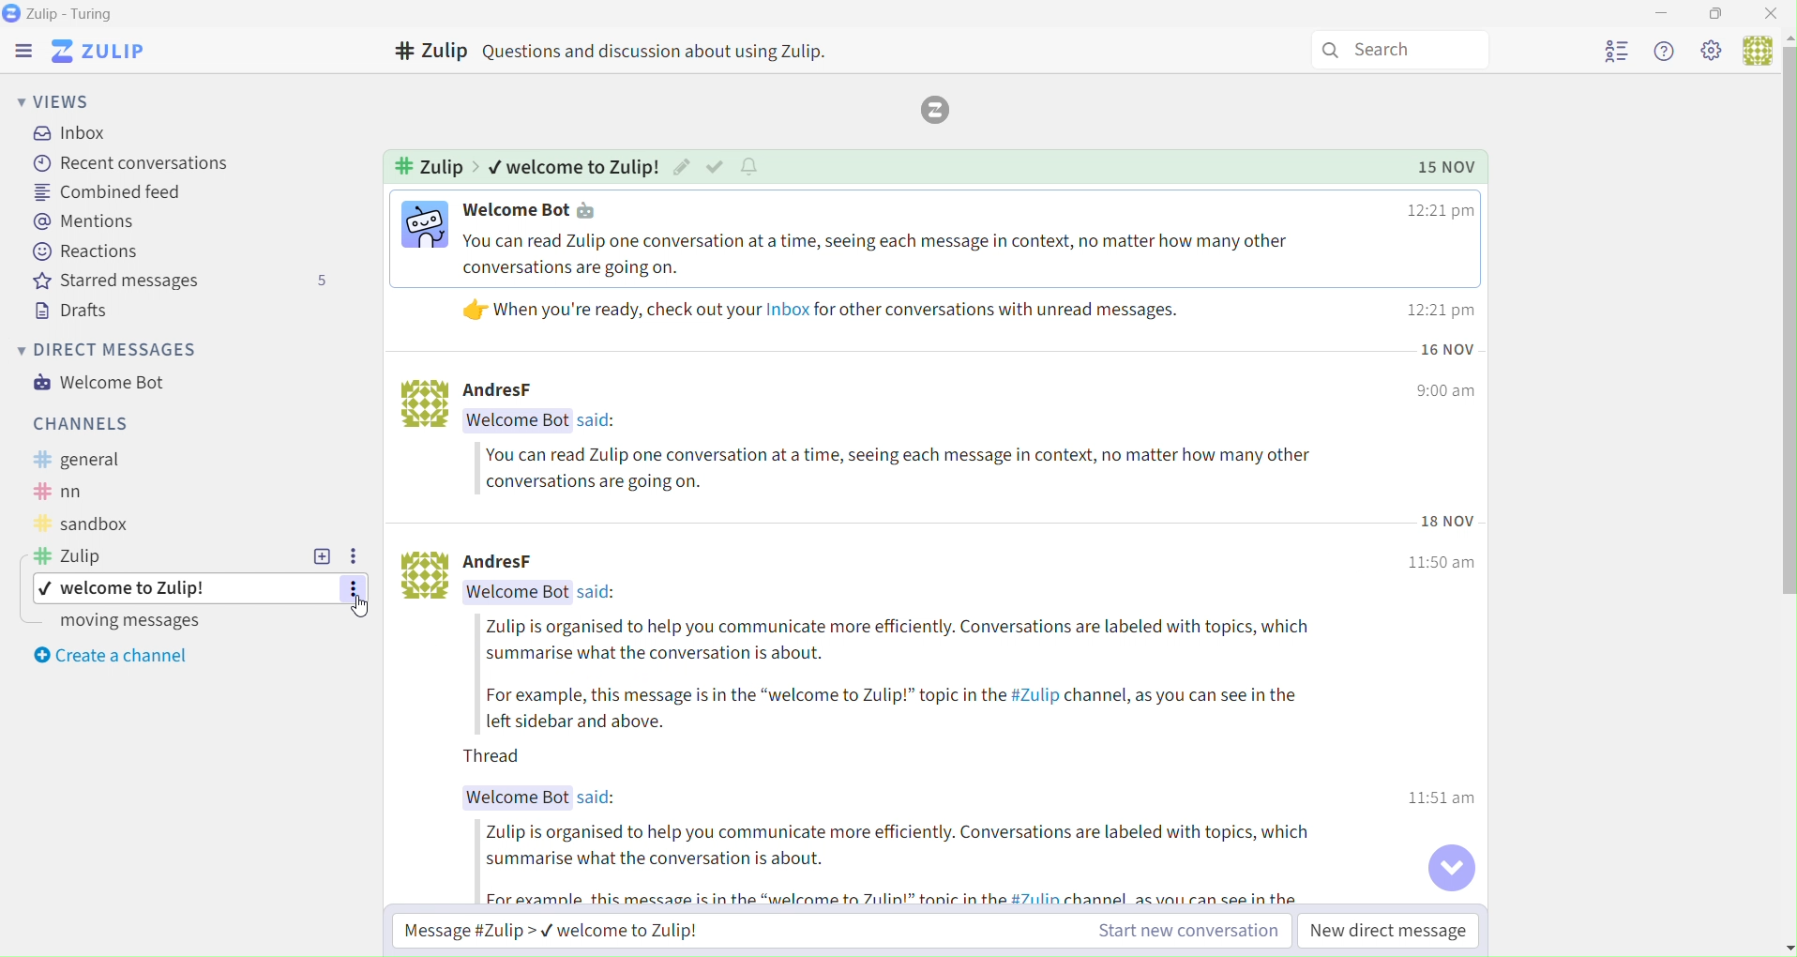 The height and width of the screenshot is (957, 1797). What do you see at coordinates (596, 591) in the screenshot?
I see `Text` at bounding box center [596, 591].